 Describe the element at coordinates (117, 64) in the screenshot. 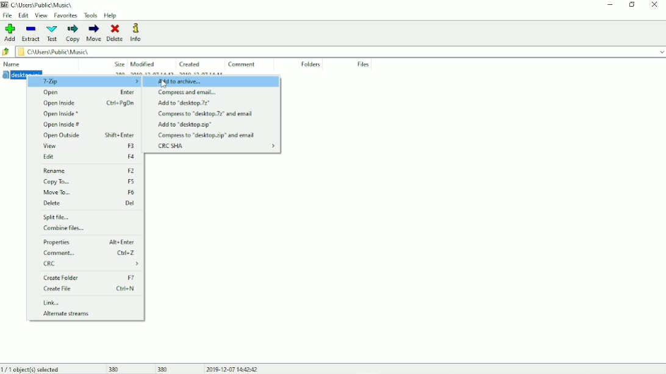

I see `Size` at that location.